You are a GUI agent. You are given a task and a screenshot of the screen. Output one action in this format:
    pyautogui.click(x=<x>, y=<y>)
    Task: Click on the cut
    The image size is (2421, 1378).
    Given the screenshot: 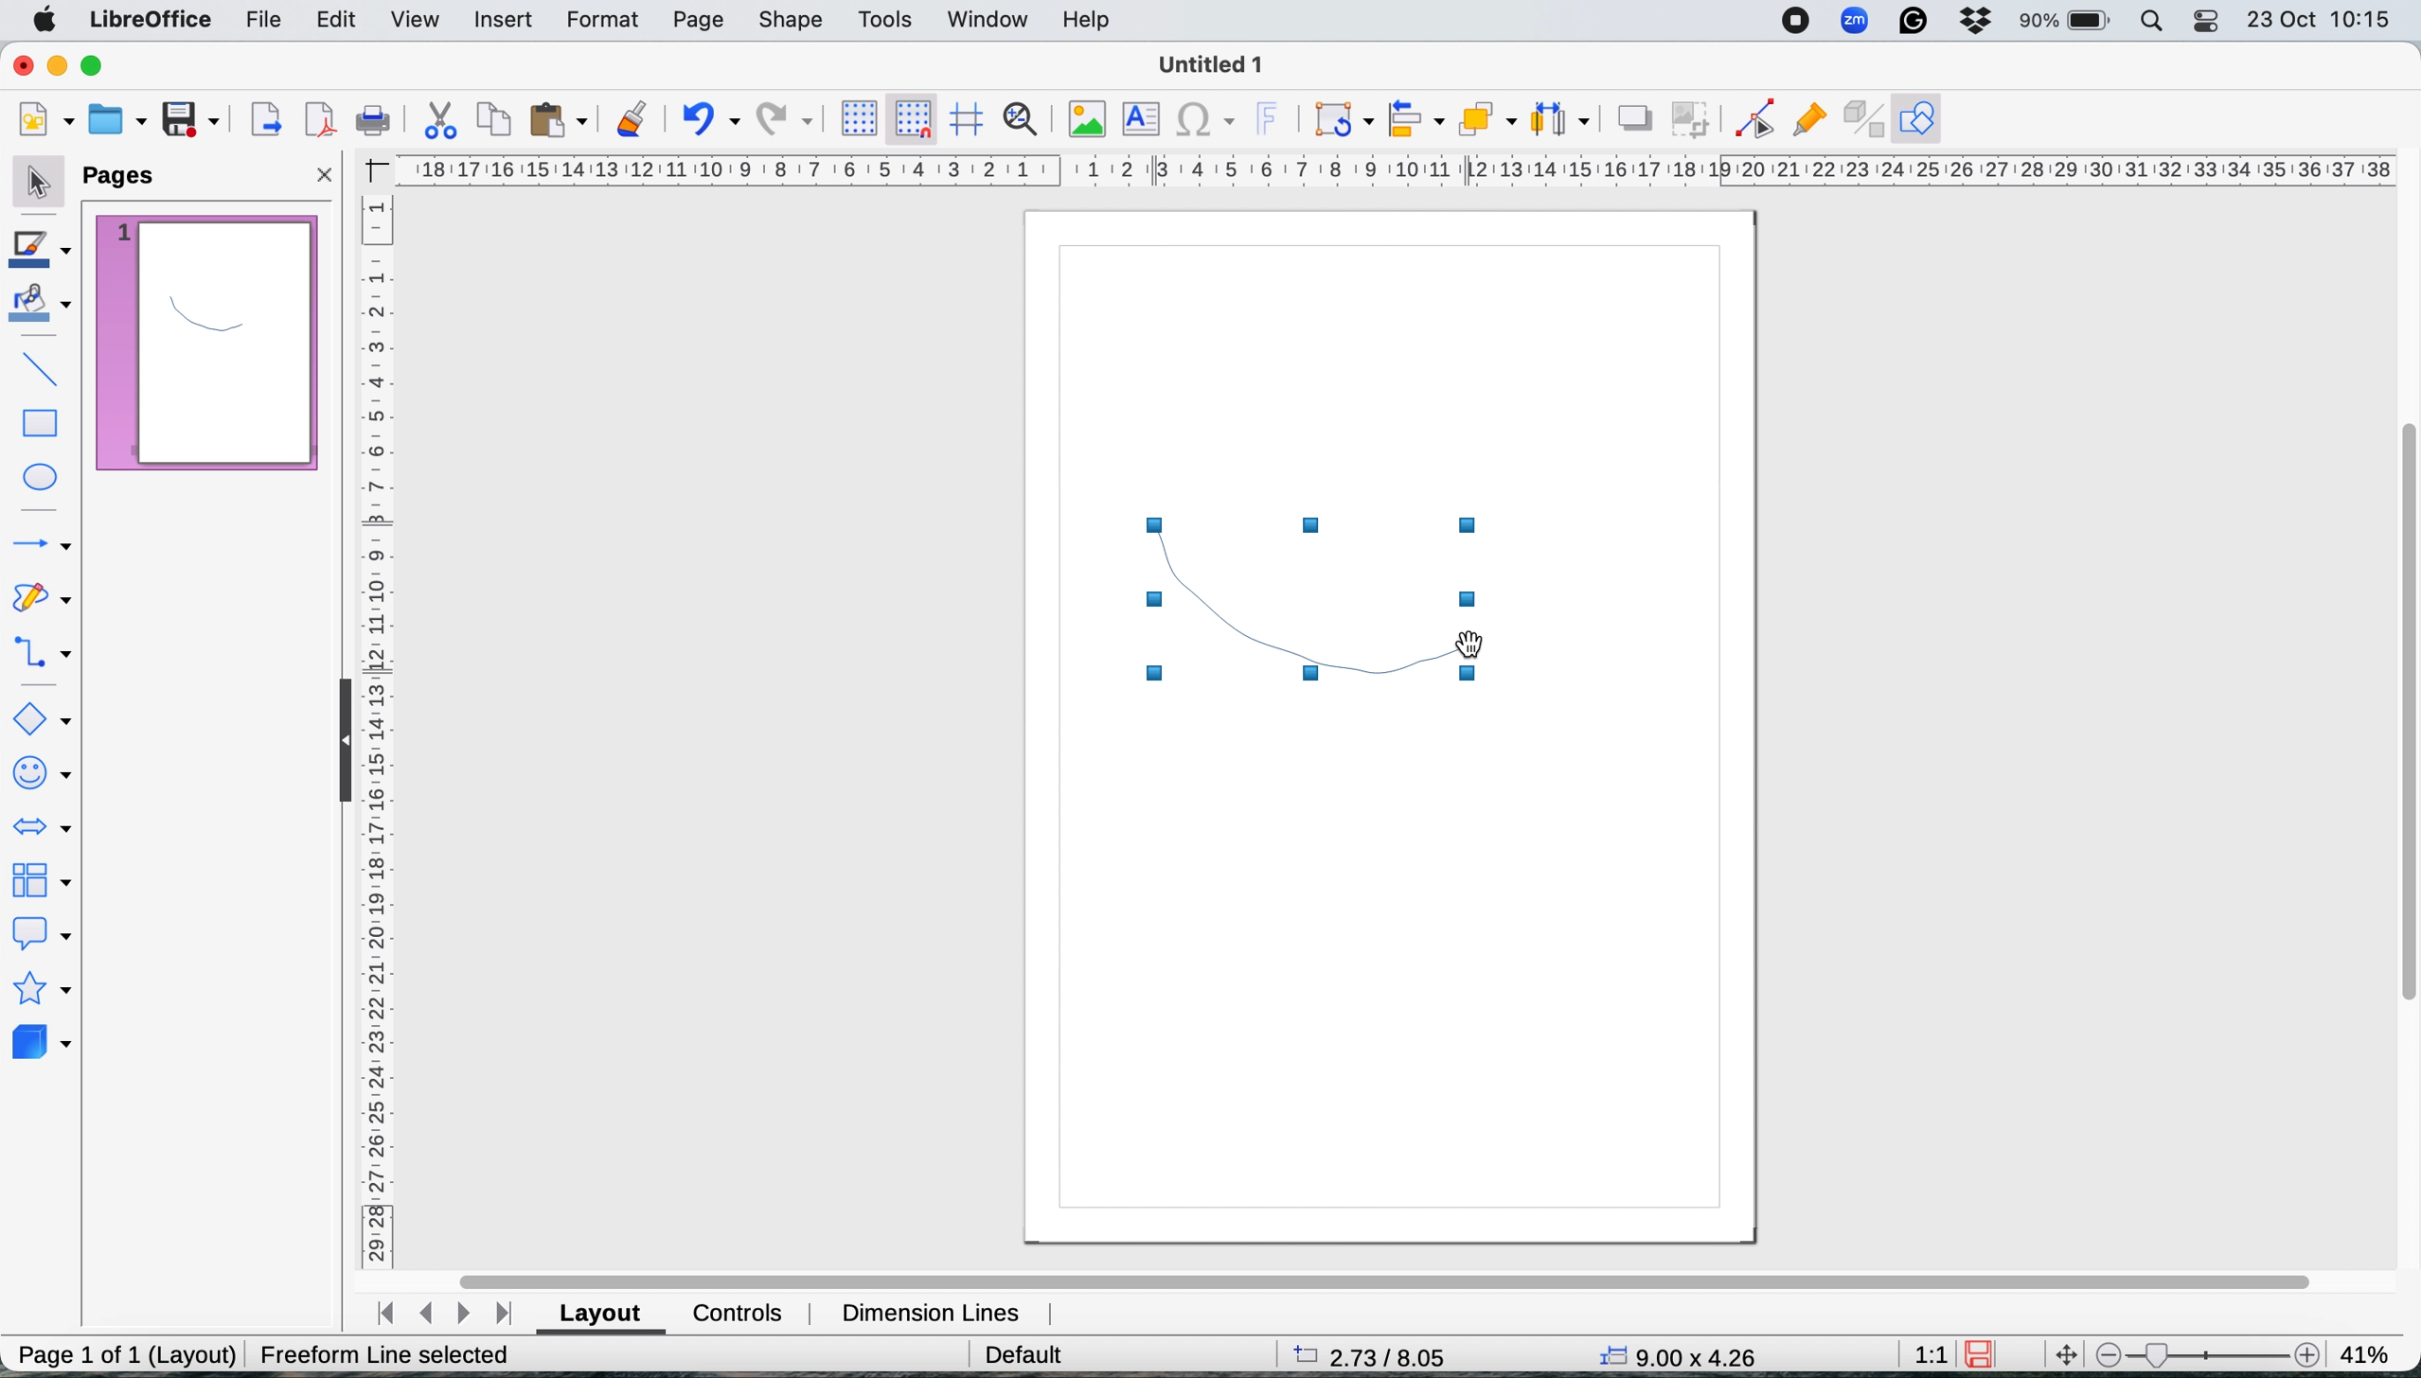 What is the action you would take?
    pyautogui.click(x=439, y=120)
    